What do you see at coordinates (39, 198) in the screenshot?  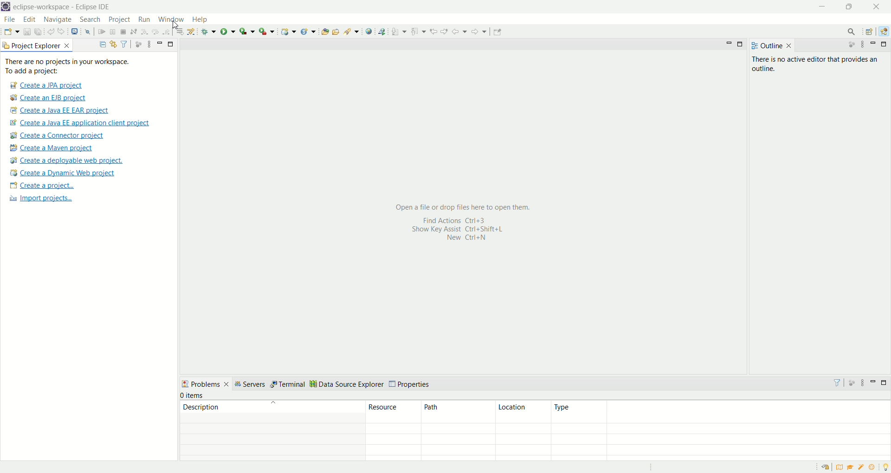 I see `import projects` at bounding box center [39, 198].